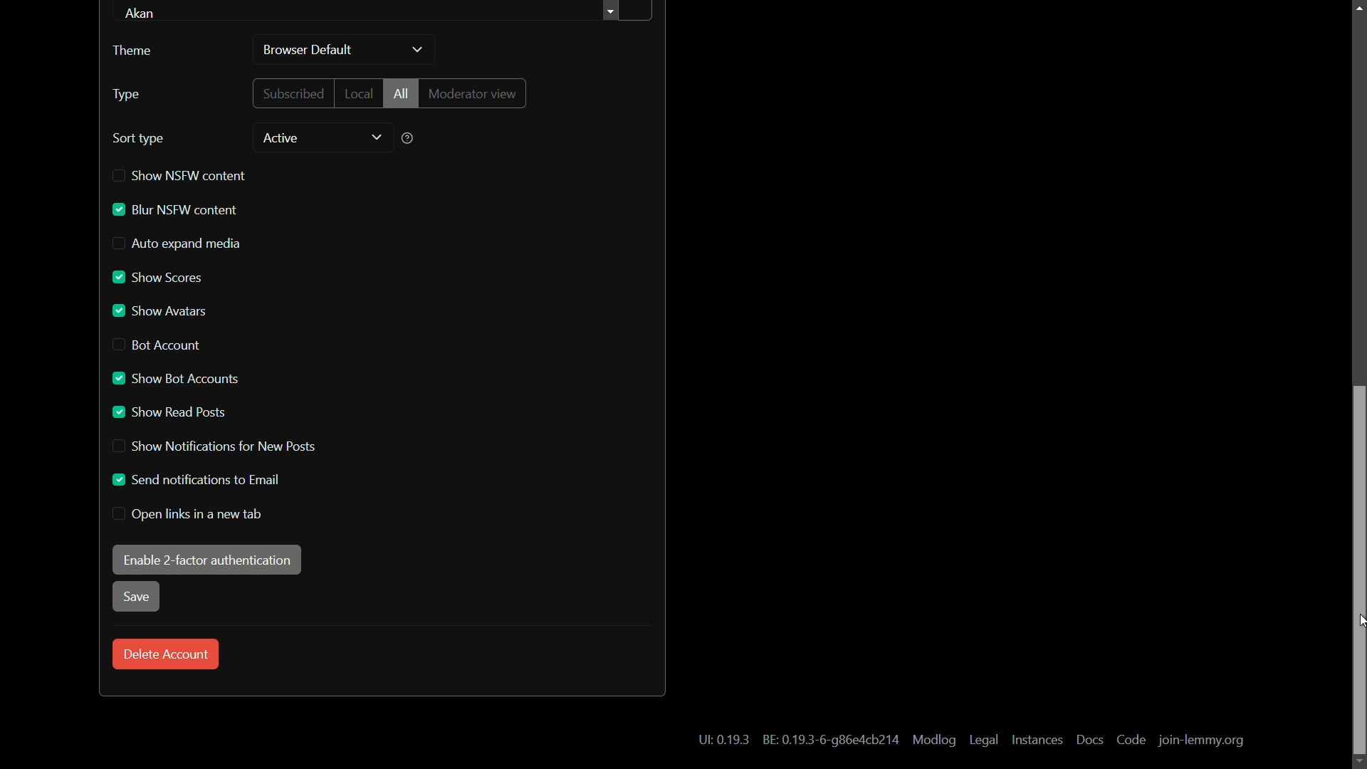 This screenshot has width=1367, height=769. I want to click on menu, so click(627, 12).